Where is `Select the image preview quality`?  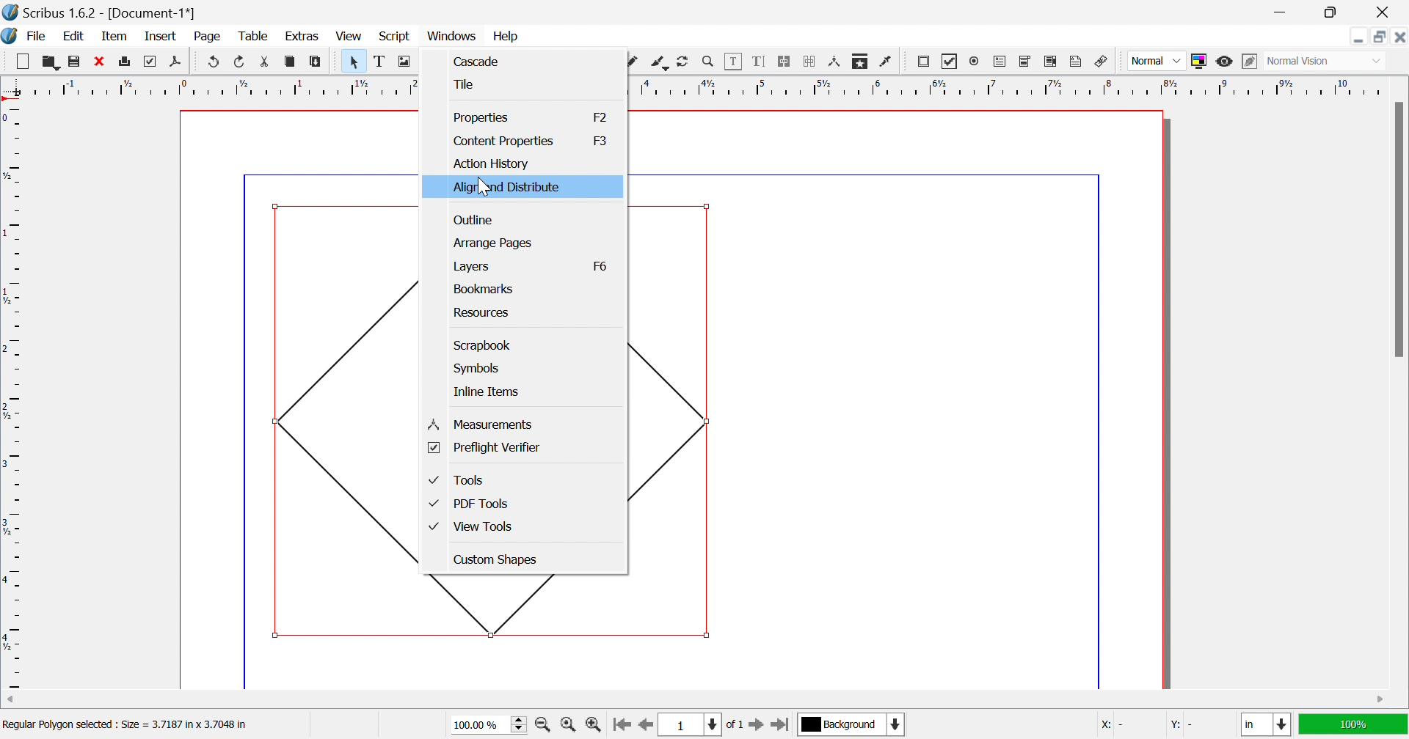 Select the image preview quality is located at coordinates (1156, 61).